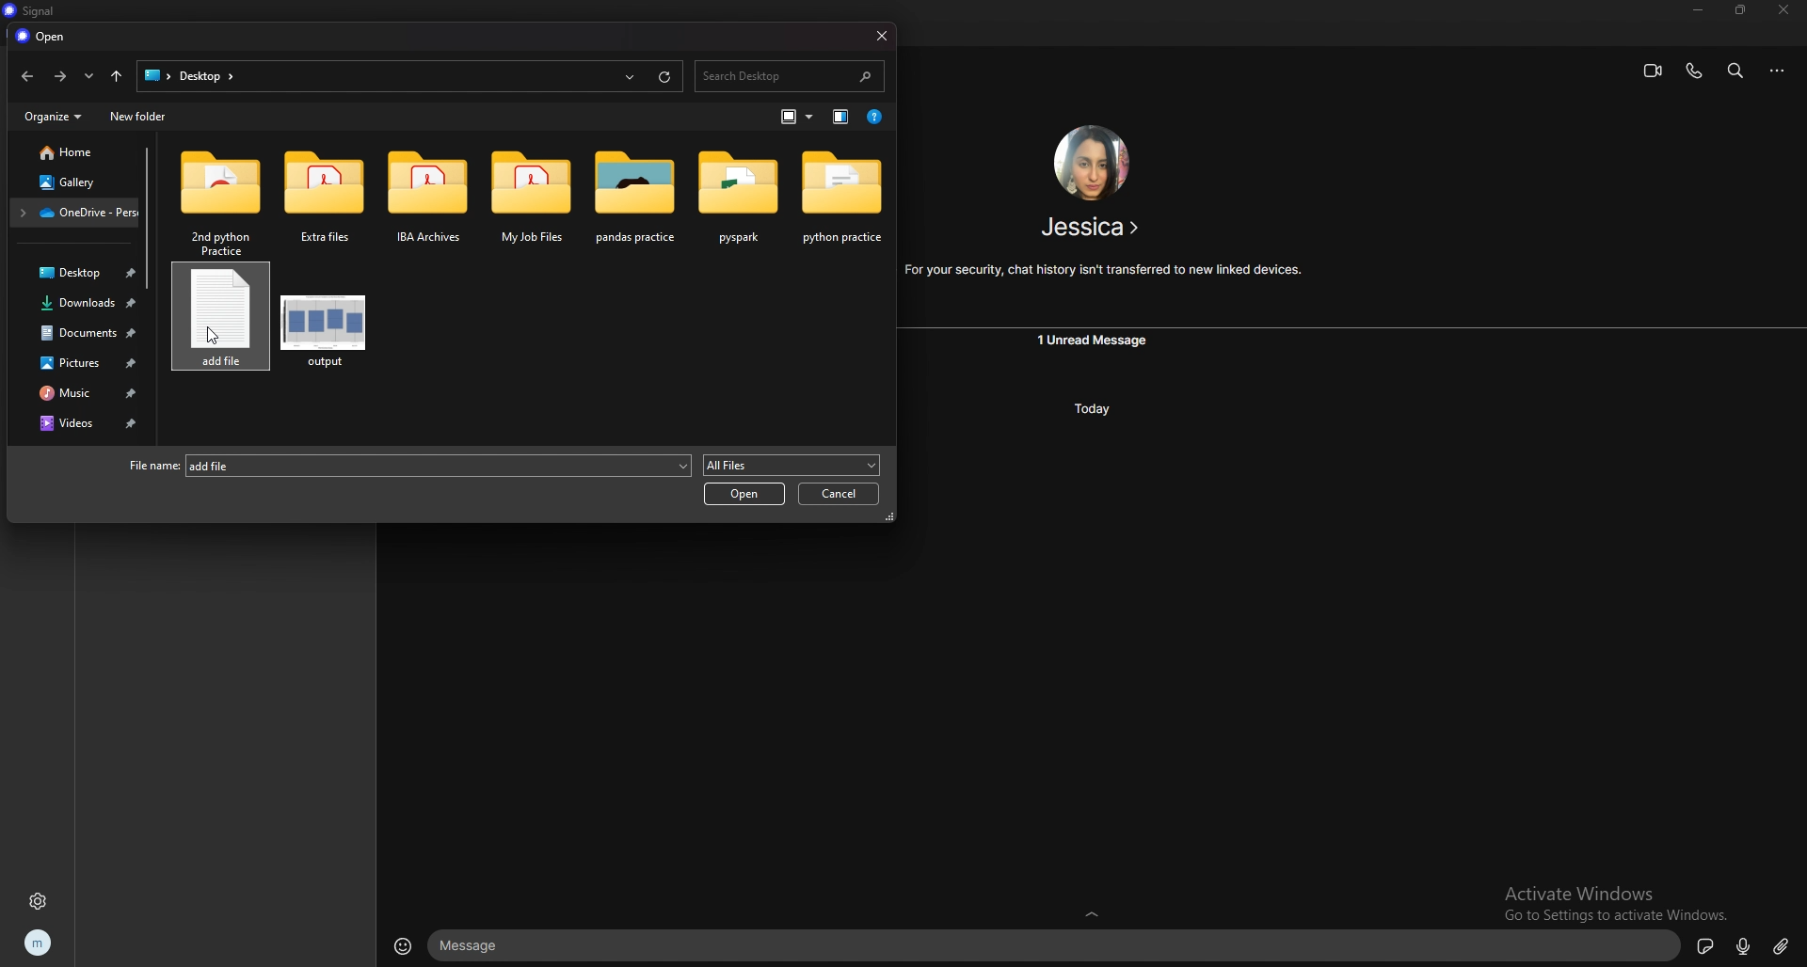 The image size is (1807, 967). Describe the element at coordinates (1091, 229) in the screenshot. I see `Jessica >` at that location.